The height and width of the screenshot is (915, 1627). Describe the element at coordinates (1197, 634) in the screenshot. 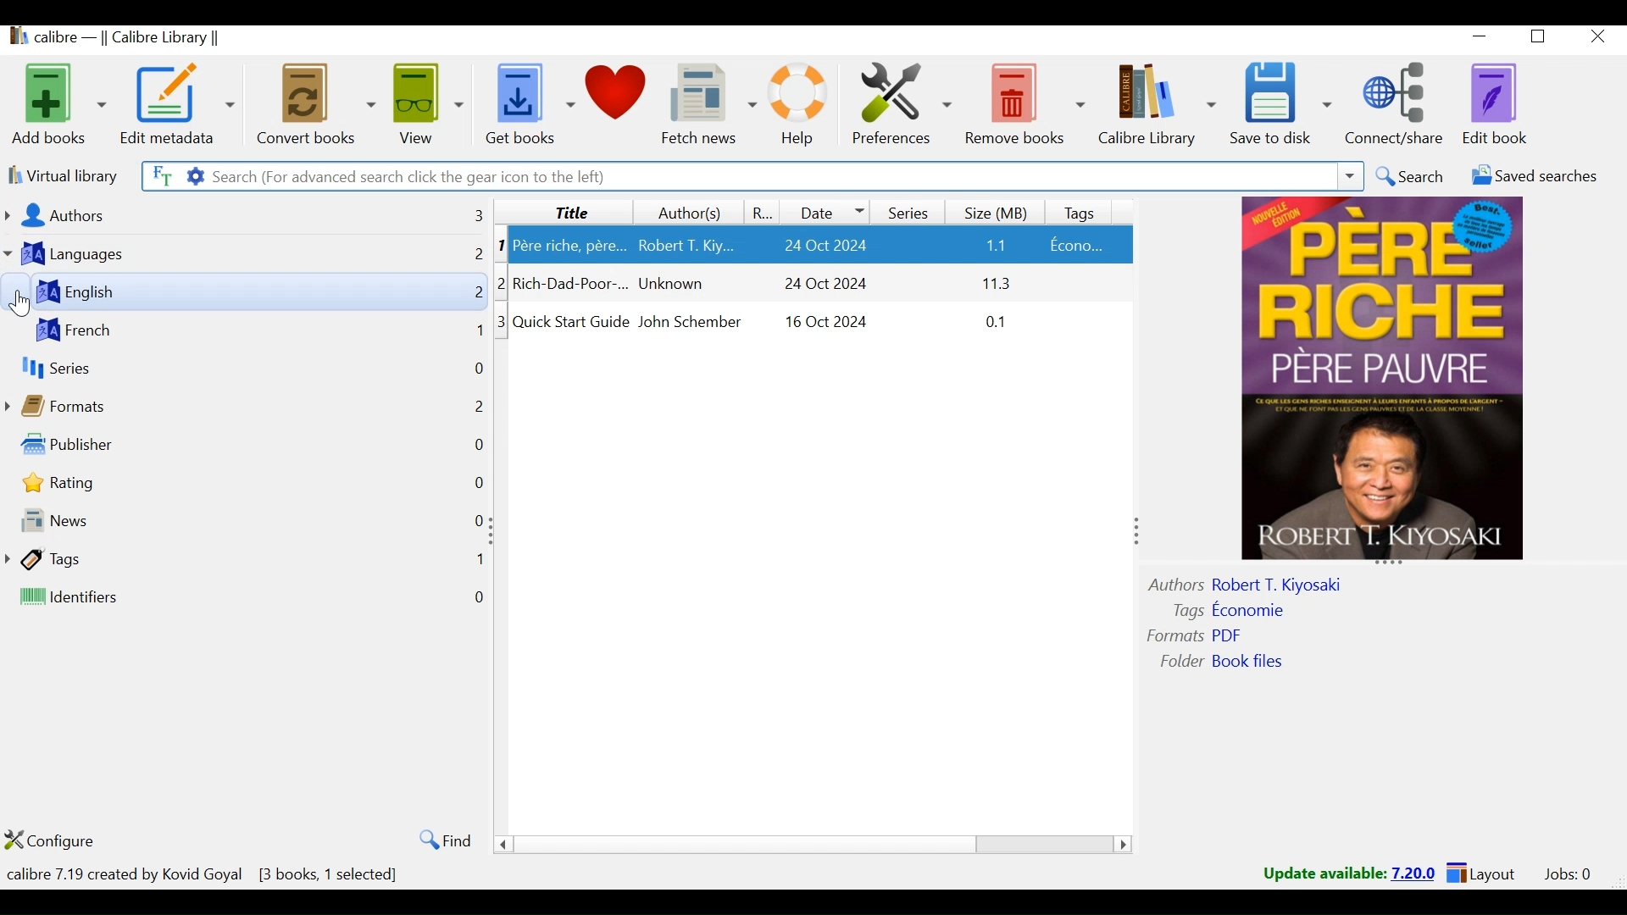

I see `Formats PDF` at that location.